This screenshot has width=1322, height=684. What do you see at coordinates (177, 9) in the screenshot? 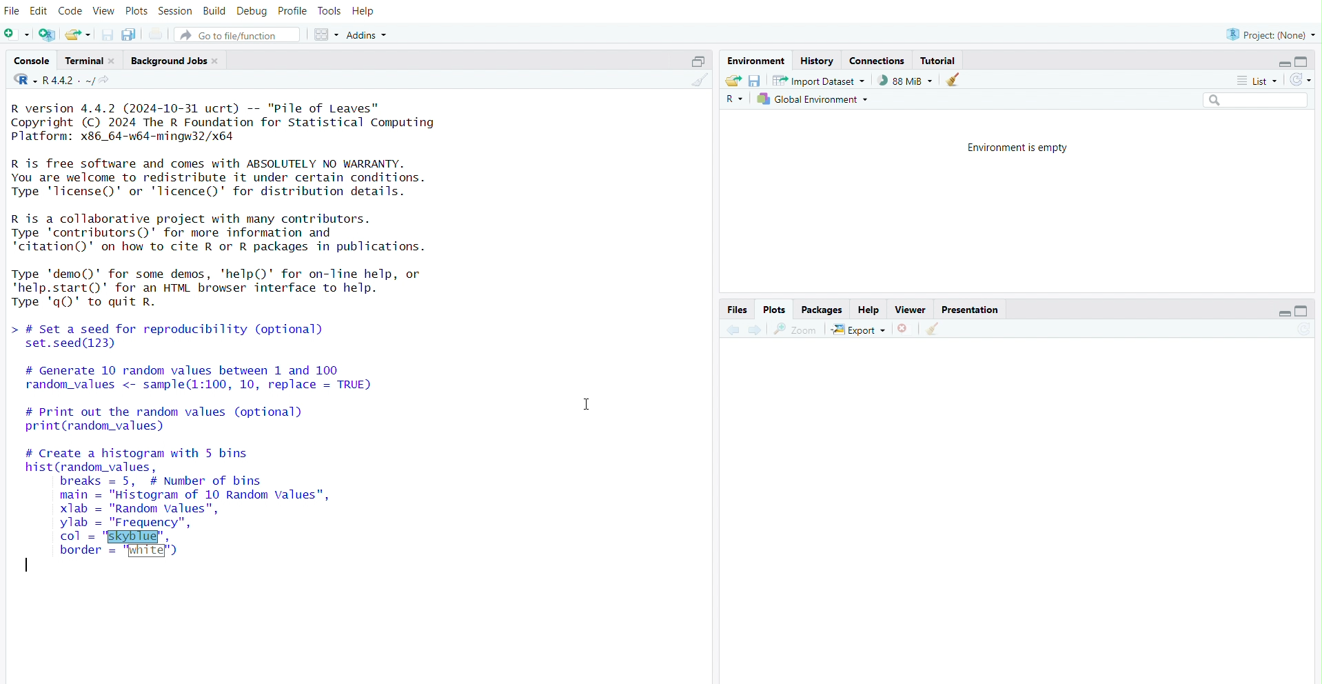
I see `session` at bounding box center [177, 9].